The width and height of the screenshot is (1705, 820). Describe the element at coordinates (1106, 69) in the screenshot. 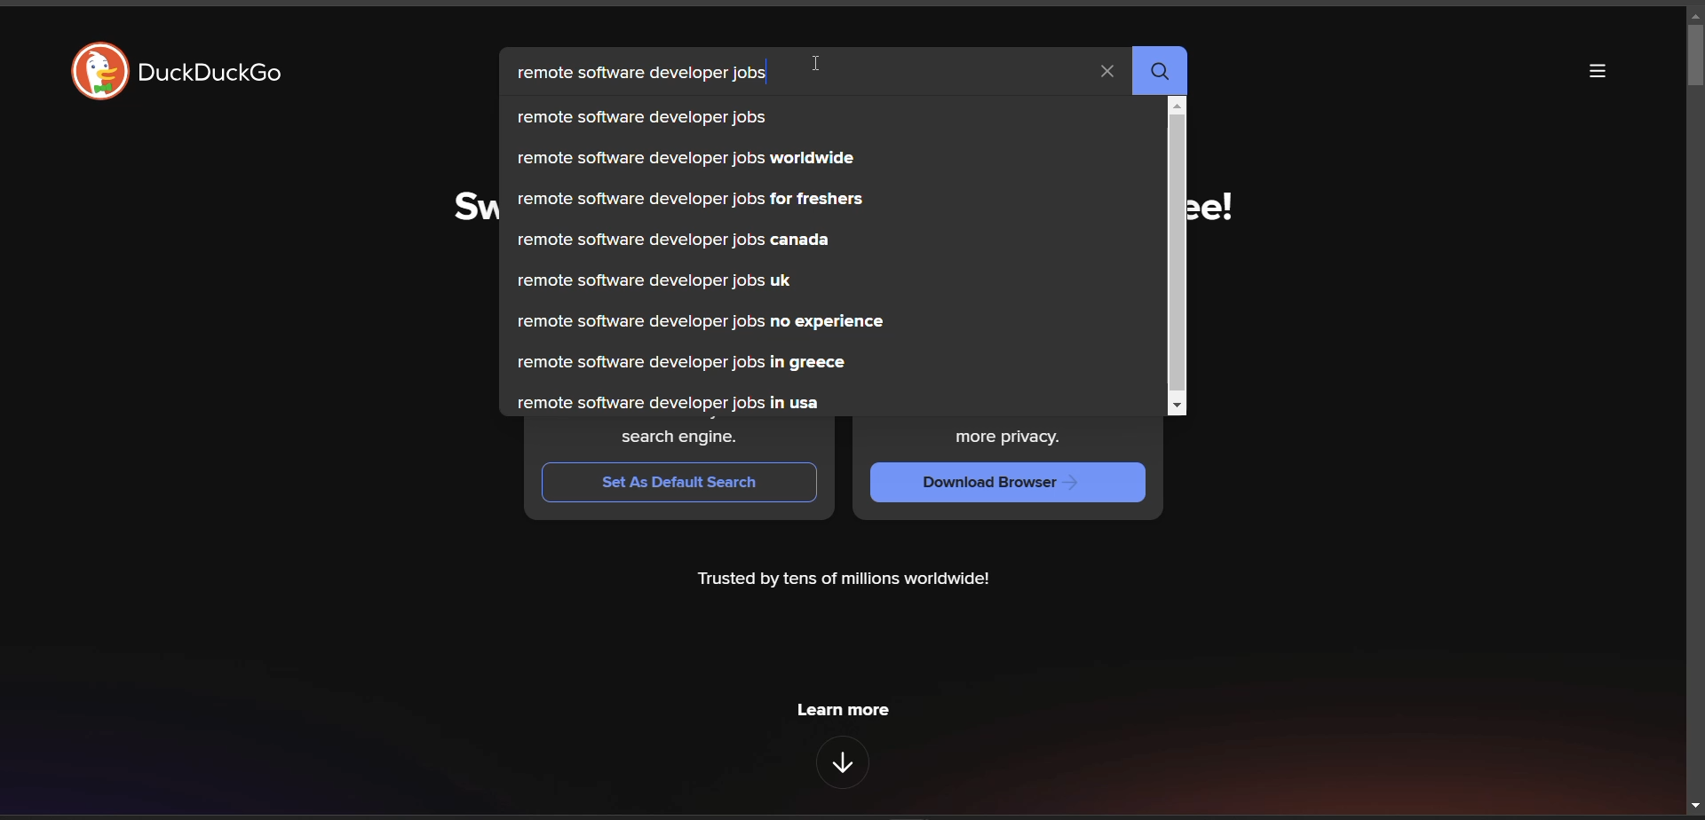

I see `clear search term` at that location.